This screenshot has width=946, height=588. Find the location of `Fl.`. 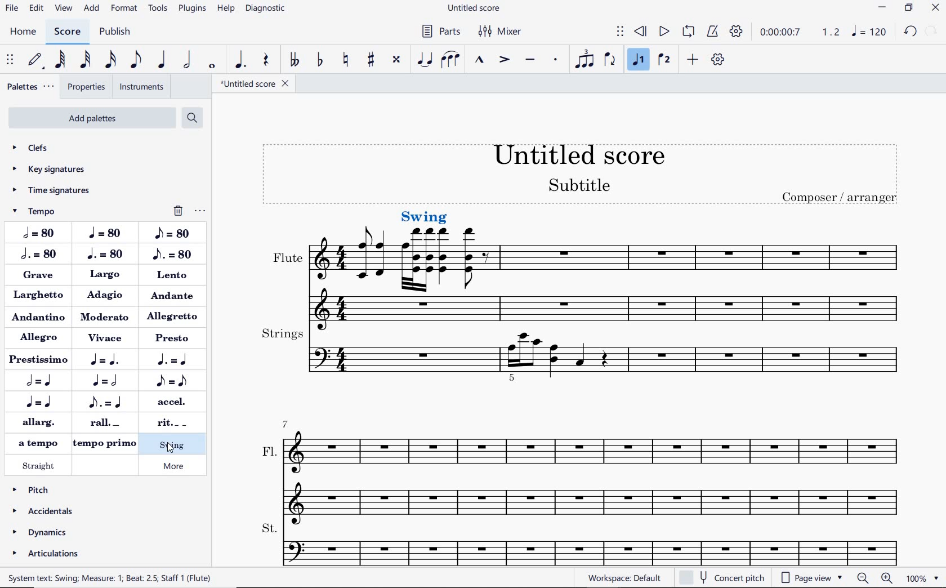

Fl. is located at coordinates (589, 466).